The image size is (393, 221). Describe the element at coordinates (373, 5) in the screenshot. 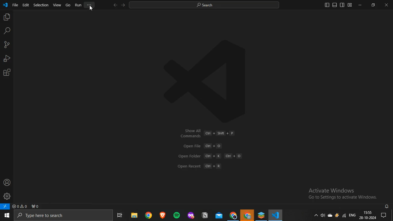

I see `restore window` at that location.